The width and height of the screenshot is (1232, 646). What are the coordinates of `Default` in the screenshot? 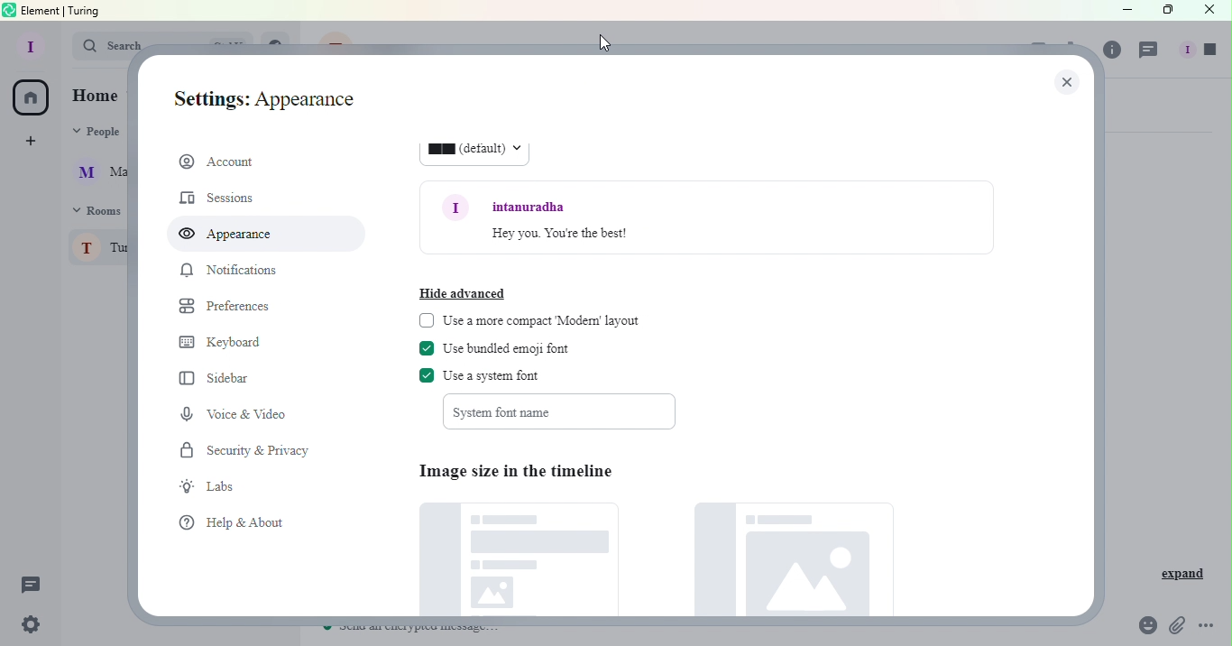 It's located at (524, 558).